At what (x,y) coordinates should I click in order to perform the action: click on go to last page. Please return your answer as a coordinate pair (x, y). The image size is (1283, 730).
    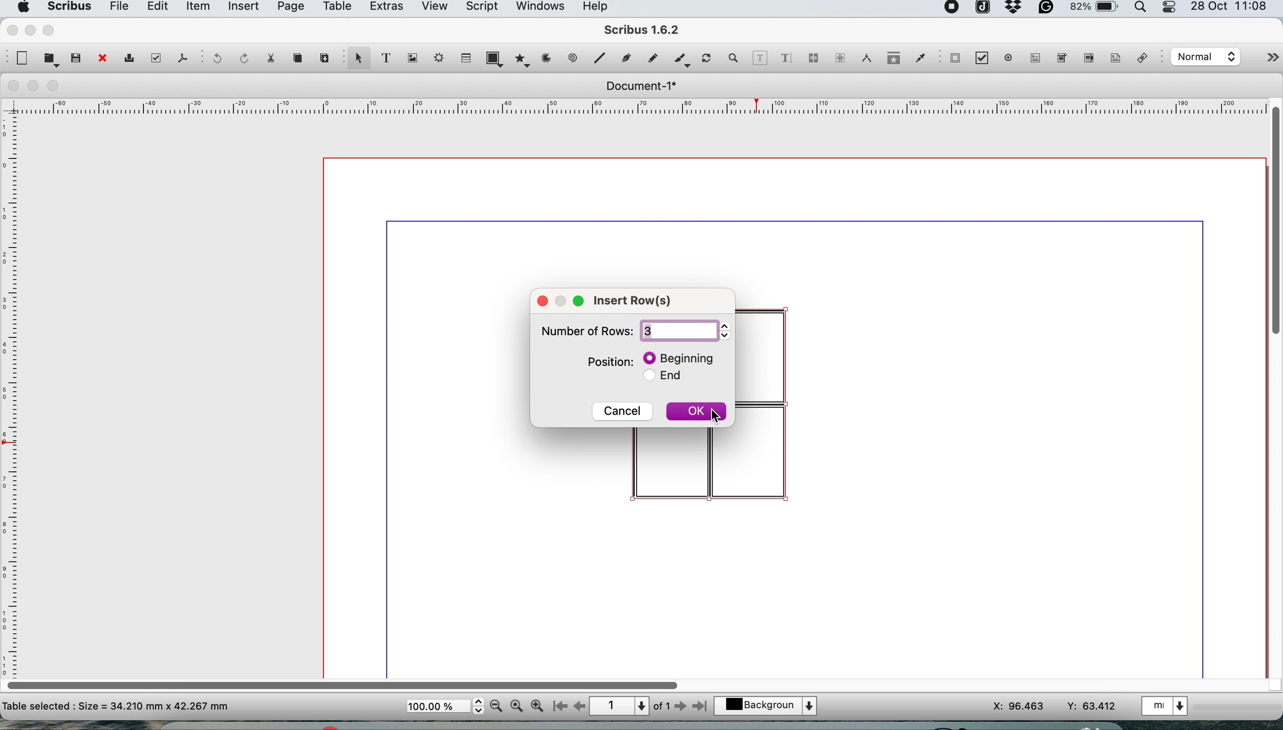
    Looking at the image, I should click on (702, 705).